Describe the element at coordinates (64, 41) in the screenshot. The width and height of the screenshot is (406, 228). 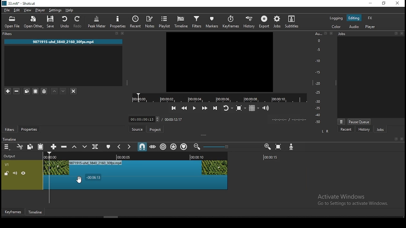
I see `9871915-uhd 3840 2160_30fps.mp4` at that location.